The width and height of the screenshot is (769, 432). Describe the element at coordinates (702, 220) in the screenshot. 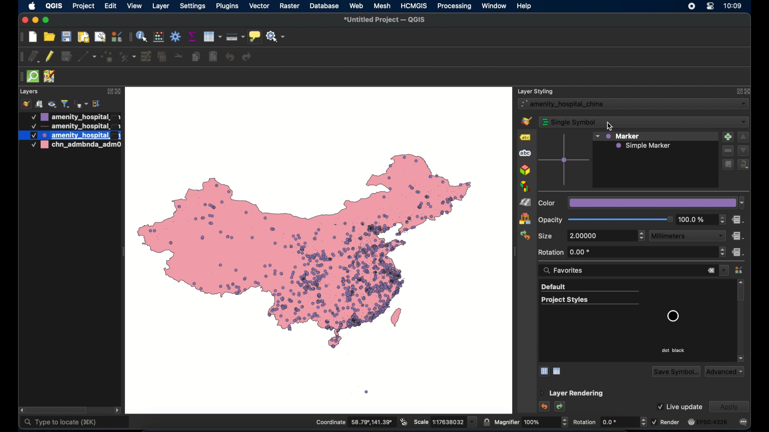

I see `opacity` at that location.